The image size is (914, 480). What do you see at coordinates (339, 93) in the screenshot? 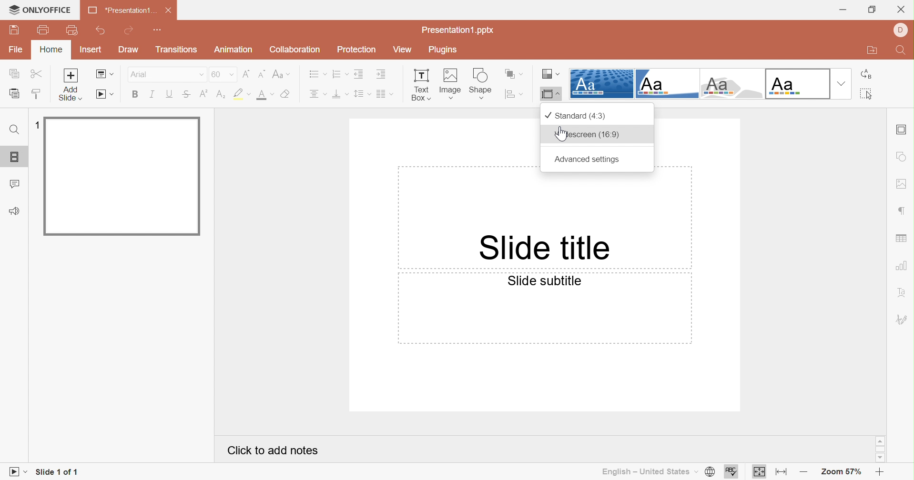
I see `Vertical align` at bounding box center [339, 93].